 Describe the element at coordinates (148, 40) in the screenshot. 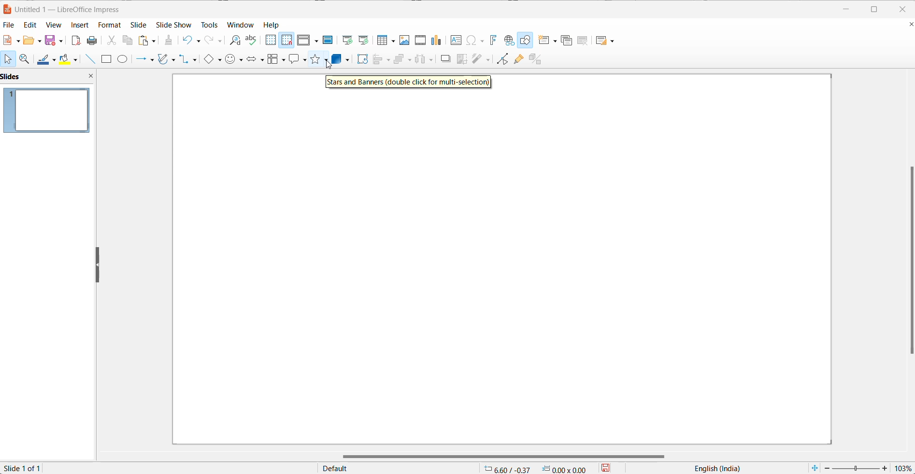

I see `paste options` at that location.